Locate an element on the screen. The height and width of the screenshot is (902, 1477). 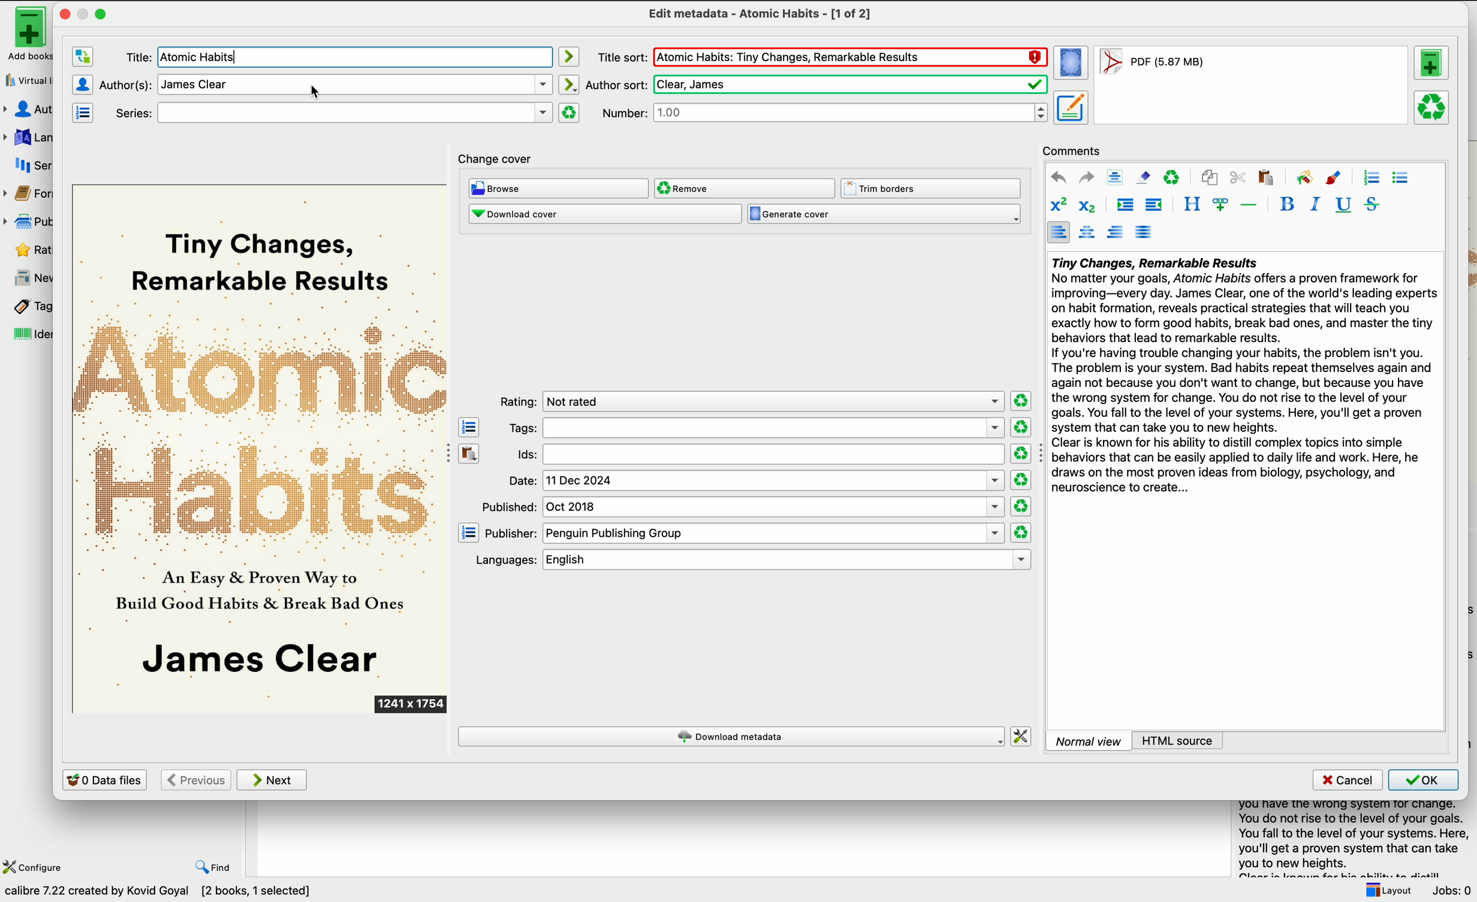
clear rating is located at coordinates (1020, 507).